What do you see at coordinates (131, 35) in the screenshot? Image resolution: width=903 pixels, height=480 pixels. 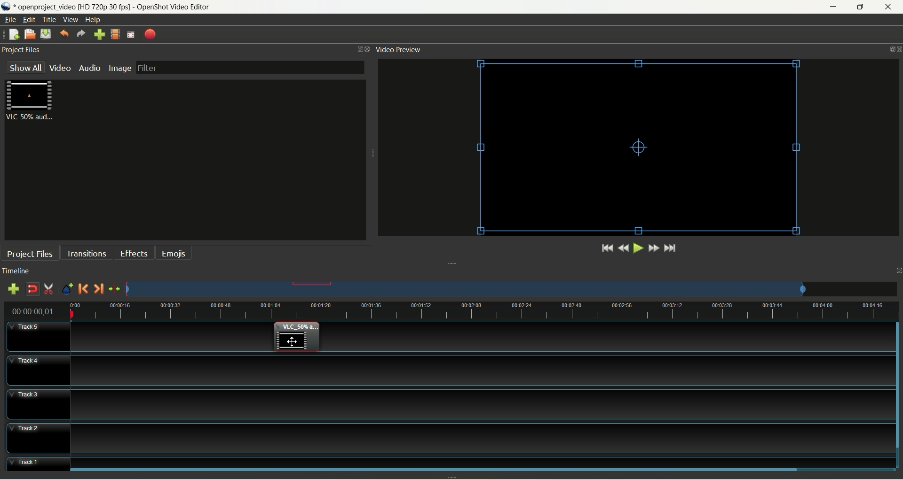 I see `fullscreen` at bounding box center [131, 35].